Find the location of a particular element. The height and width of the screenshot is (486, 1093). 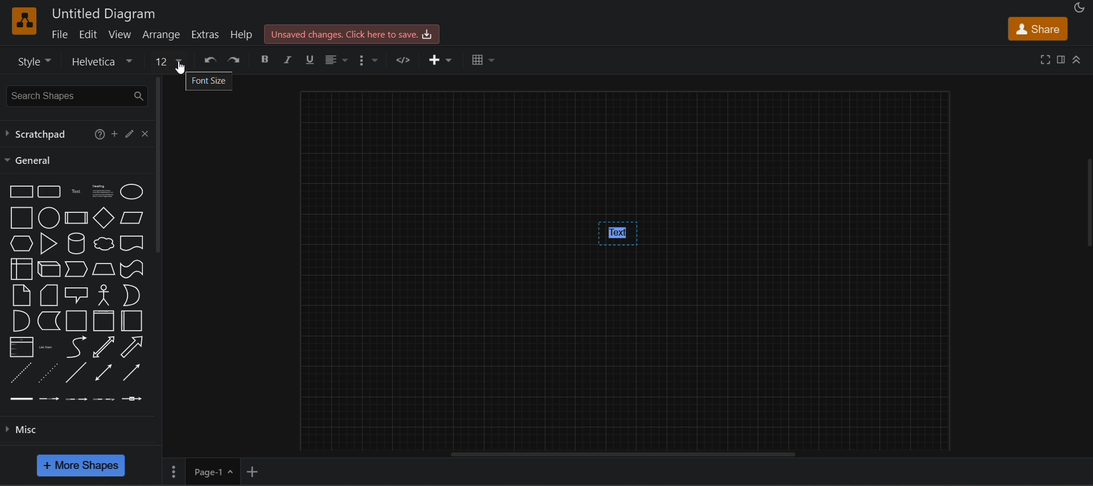

text is located at coordinates (618, 234).